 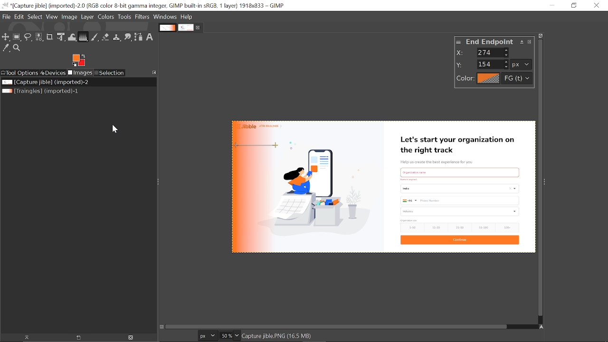 What do you see at coordinates (46, 82) in the screenshot?
I see `Current file` at bounding box center [46, 82].